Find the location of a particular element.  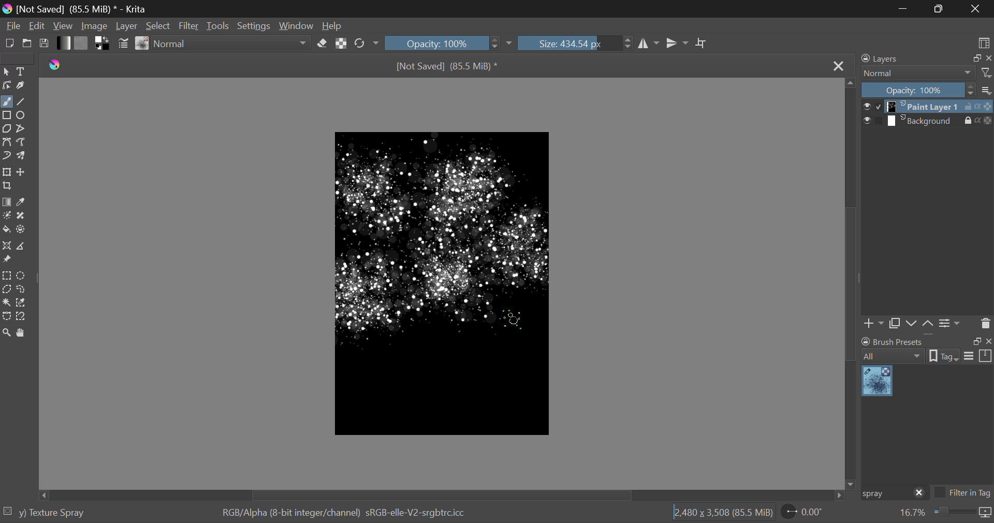

Colors in Use is located at coordinates (103, 43).